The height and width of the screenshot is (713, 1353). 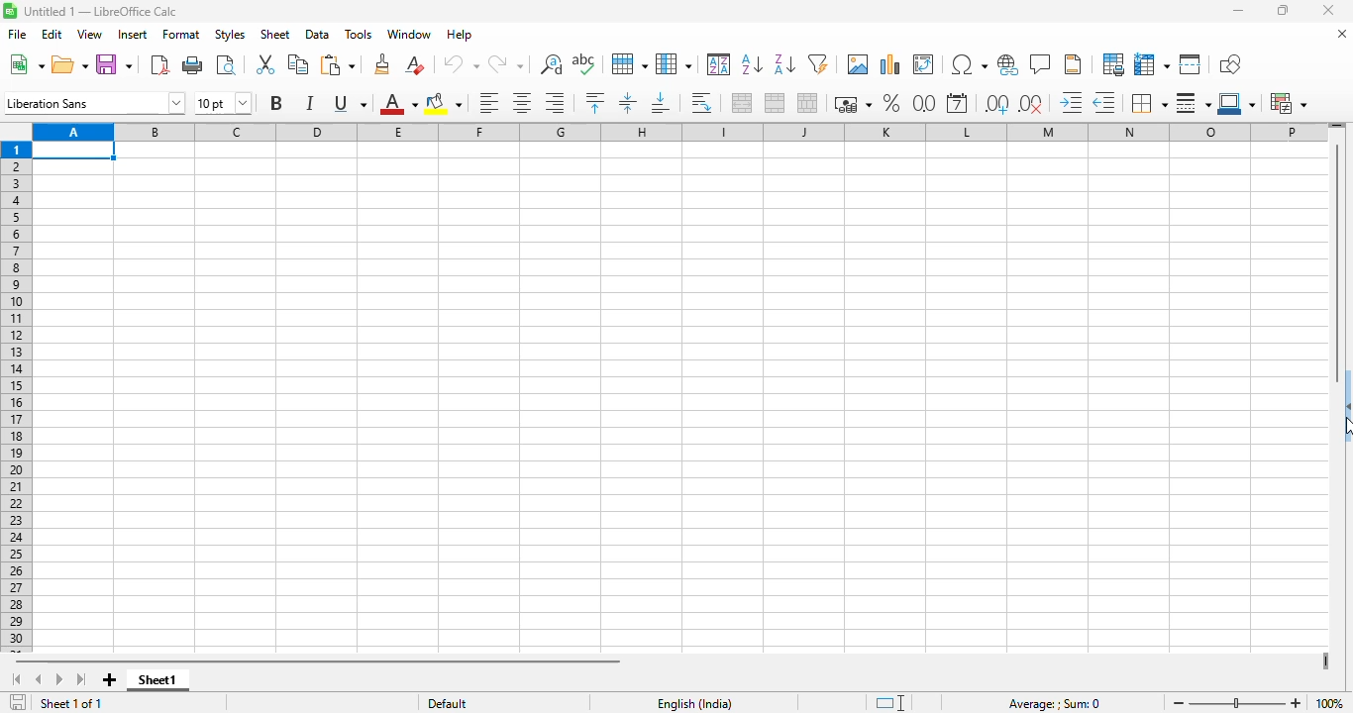 What do you see at coordinates (584, 63) in the screenshot?
I see `spelling` at bounding box center [584, 63].